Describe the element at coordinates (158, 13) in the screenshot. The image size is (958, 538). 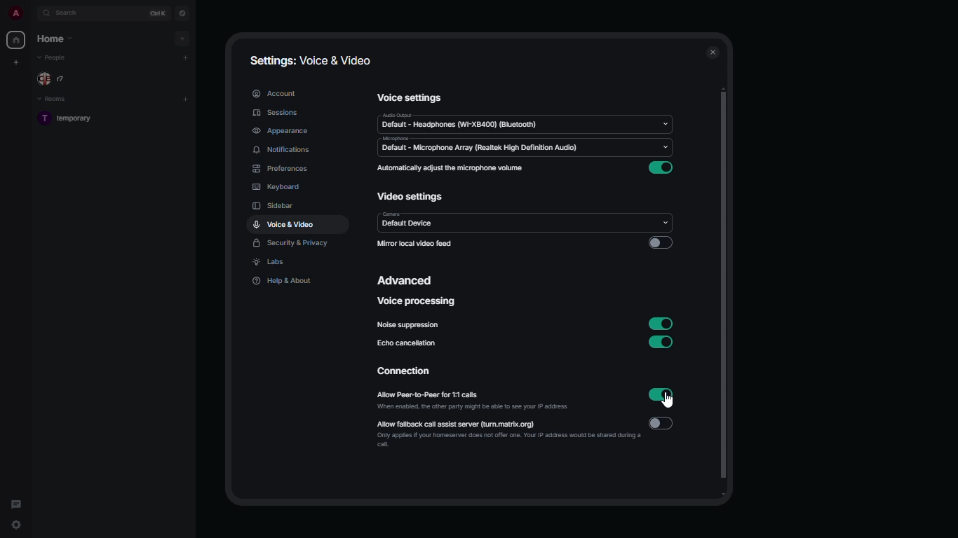
I see `ctrl K` at that location.